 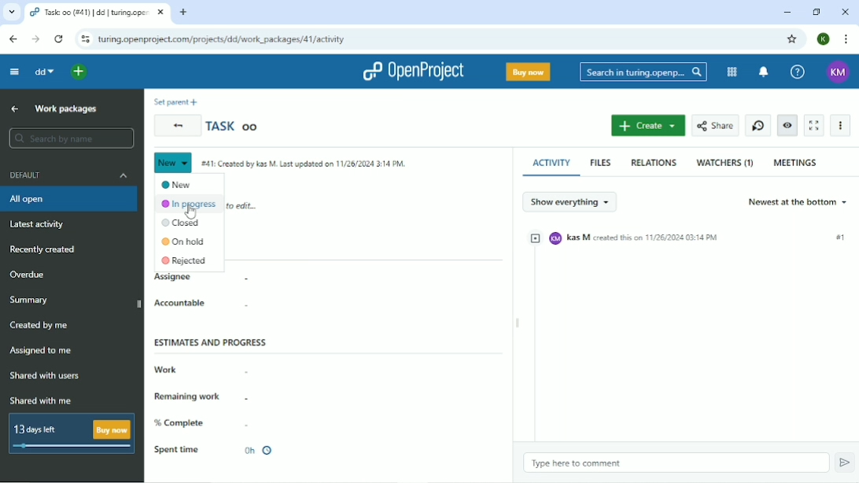 What do you see at coordinates (31, 275) in the screenshot?
I see `Overdue` at bounding box center [31, 275].